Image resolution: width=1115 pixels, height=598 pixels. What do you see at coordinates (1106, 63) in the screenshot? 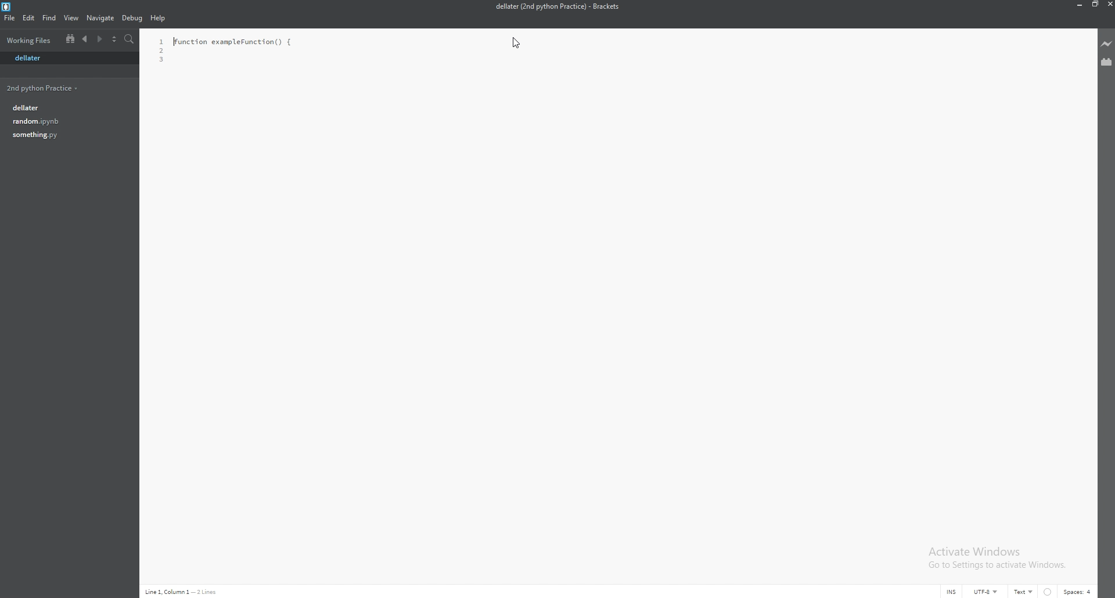
I see `extension manager` at bounding box center [1106, 63].